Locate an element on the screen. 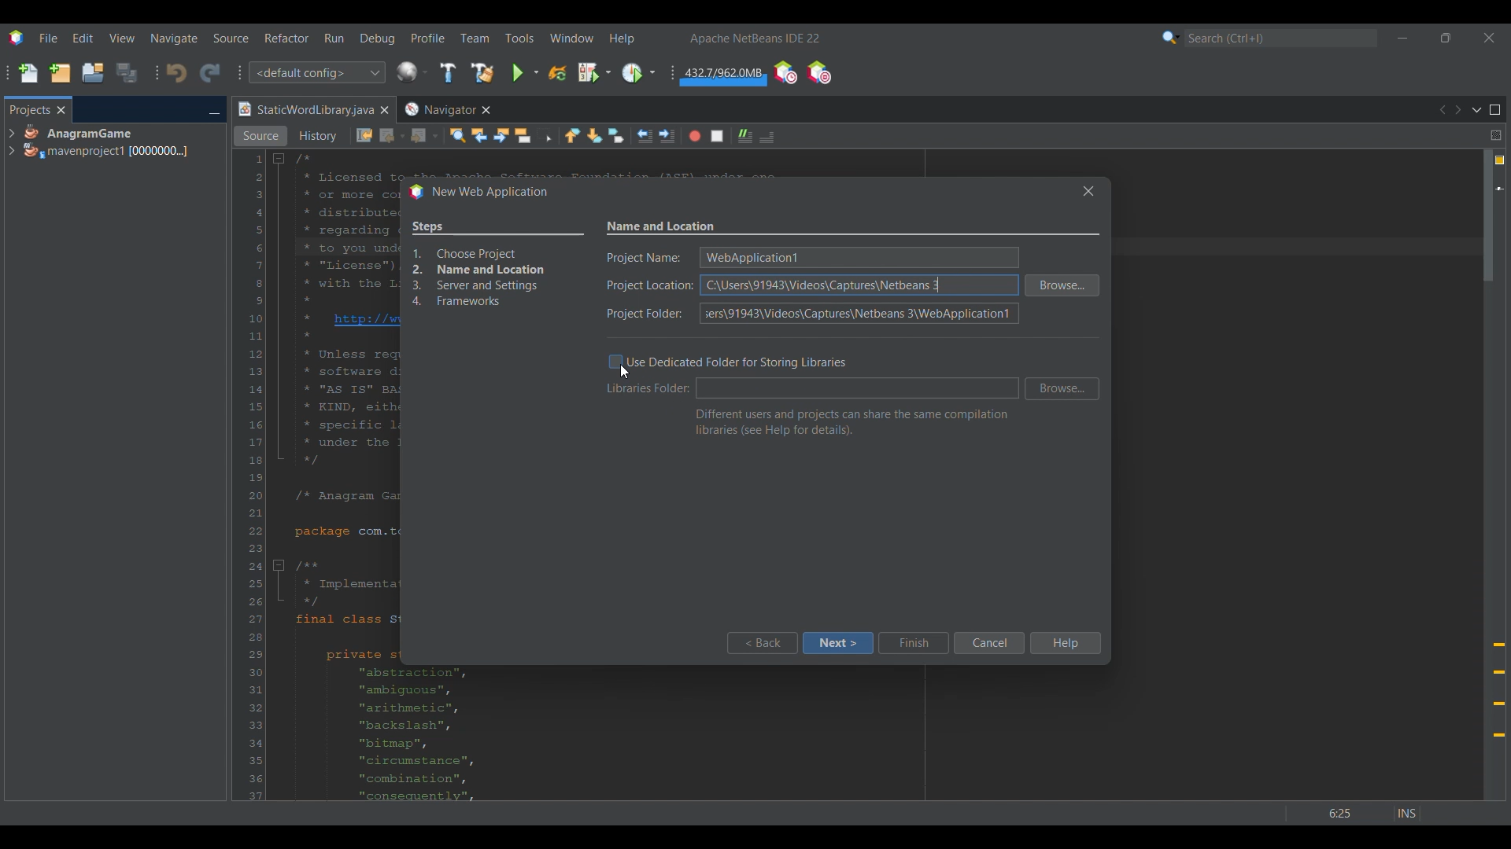 The height and width of the screenshot is (849, 1511). New file is located at coordinates (28, 73).